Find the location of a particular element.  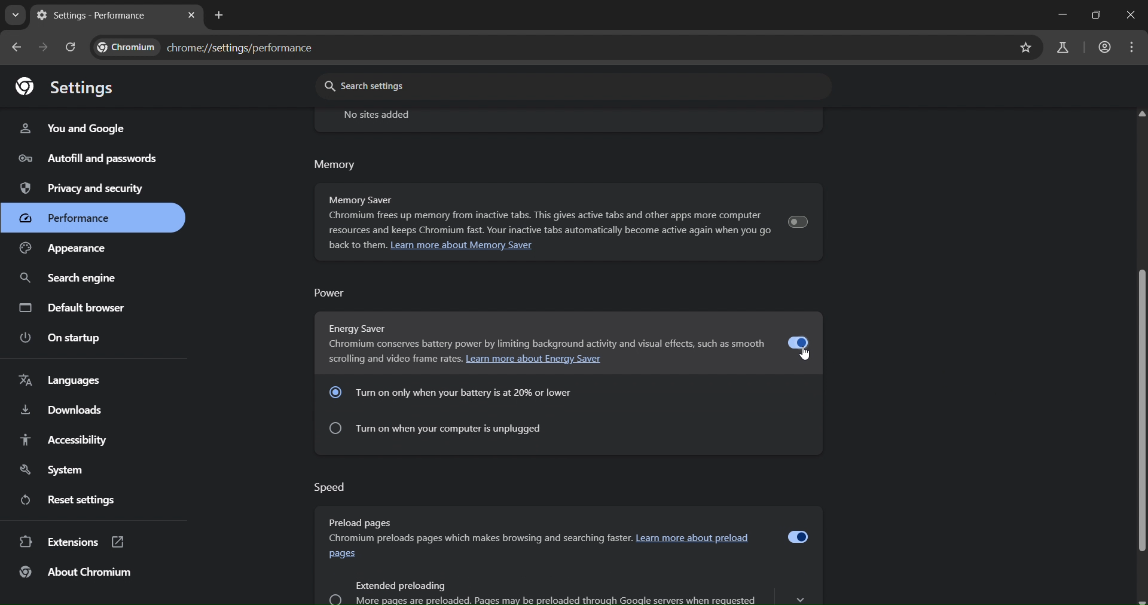

go forward one page is located at coordinates (45, 48).